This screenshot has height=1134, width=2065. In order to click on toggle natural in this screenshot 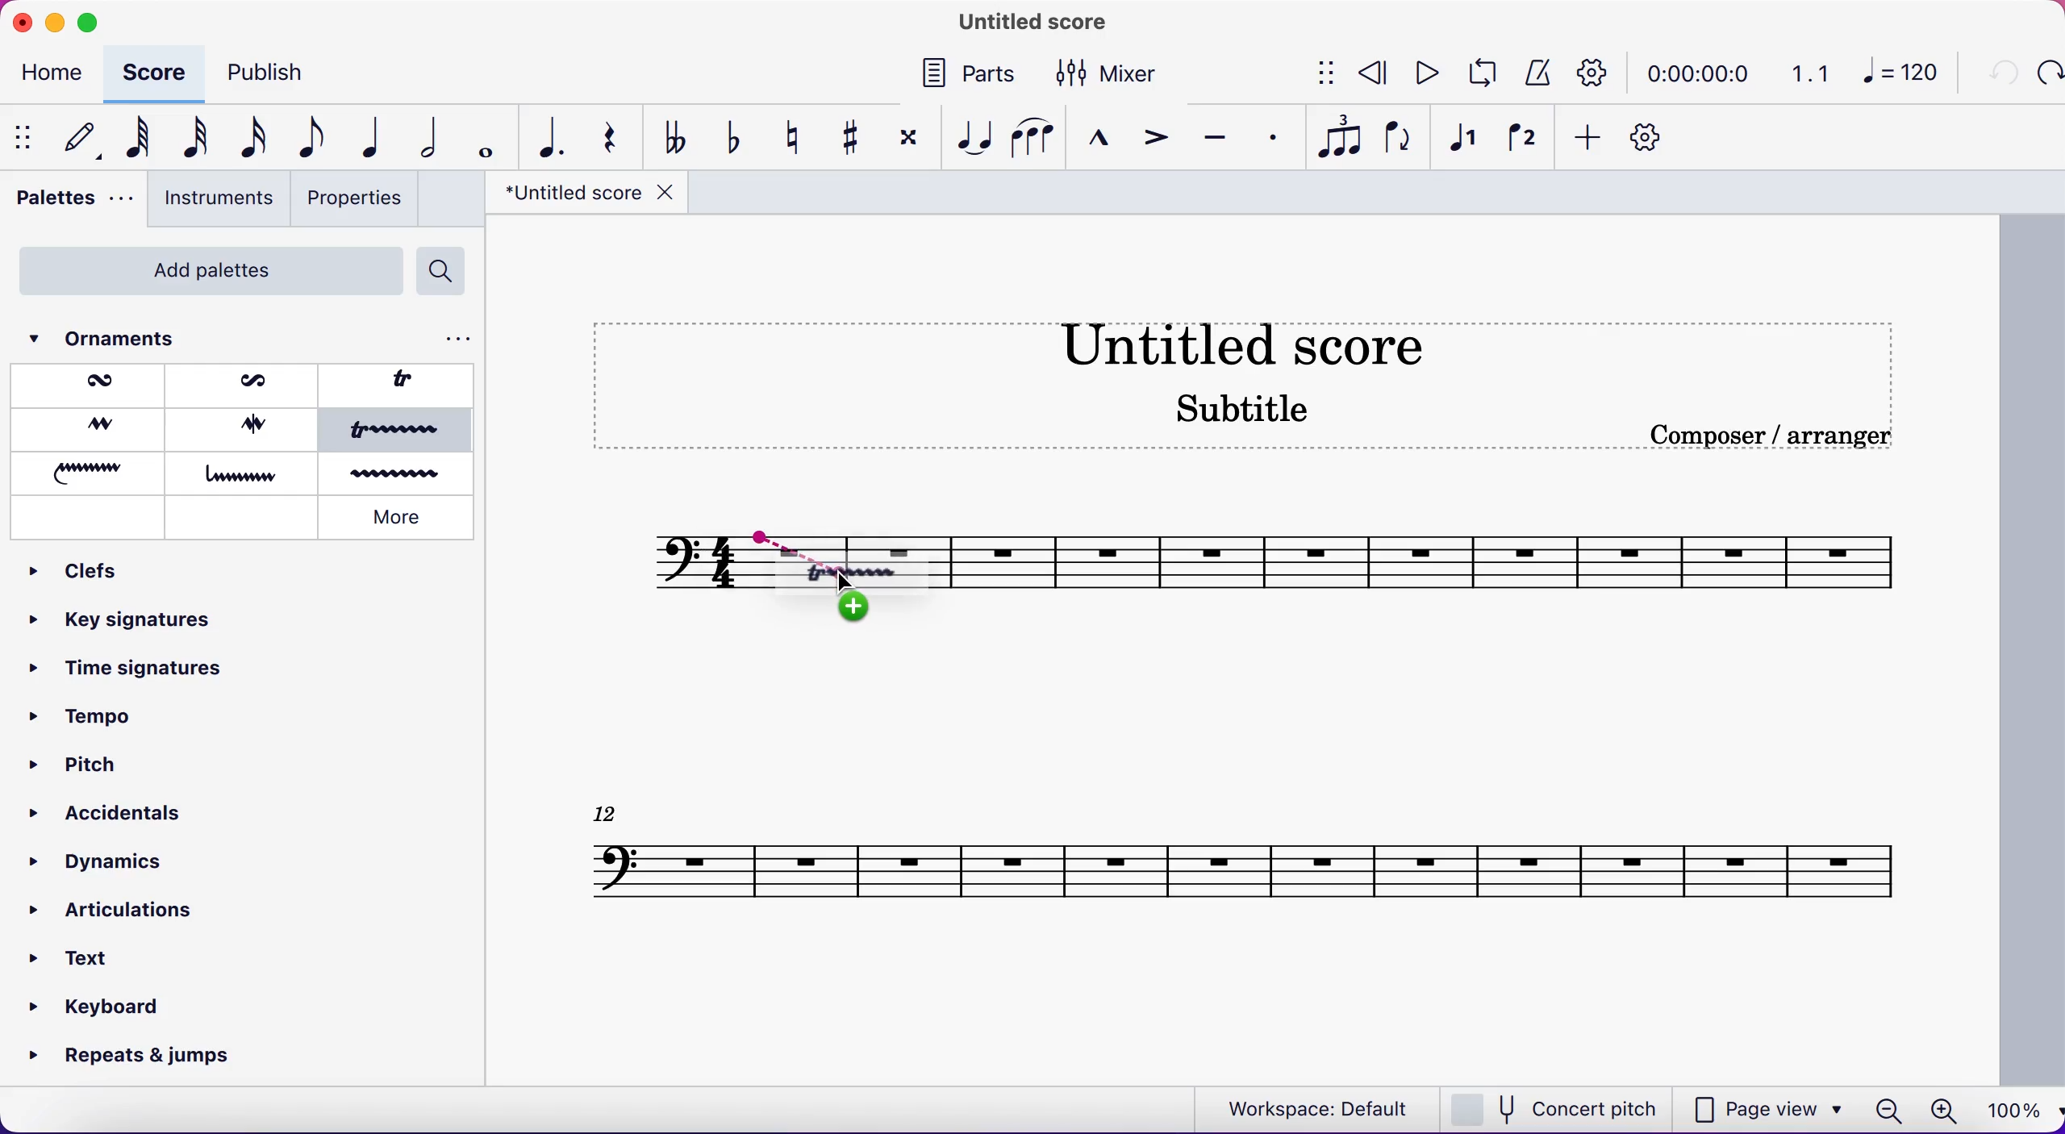, I will do `click(792, 135)`.